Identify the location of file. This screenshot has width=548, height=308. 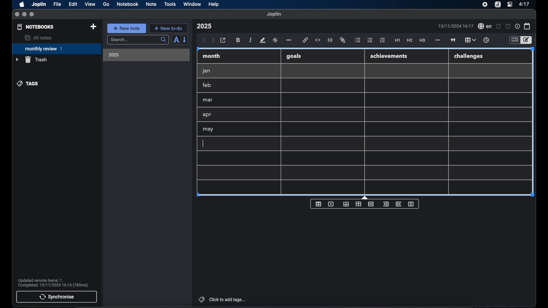
(57, 4).